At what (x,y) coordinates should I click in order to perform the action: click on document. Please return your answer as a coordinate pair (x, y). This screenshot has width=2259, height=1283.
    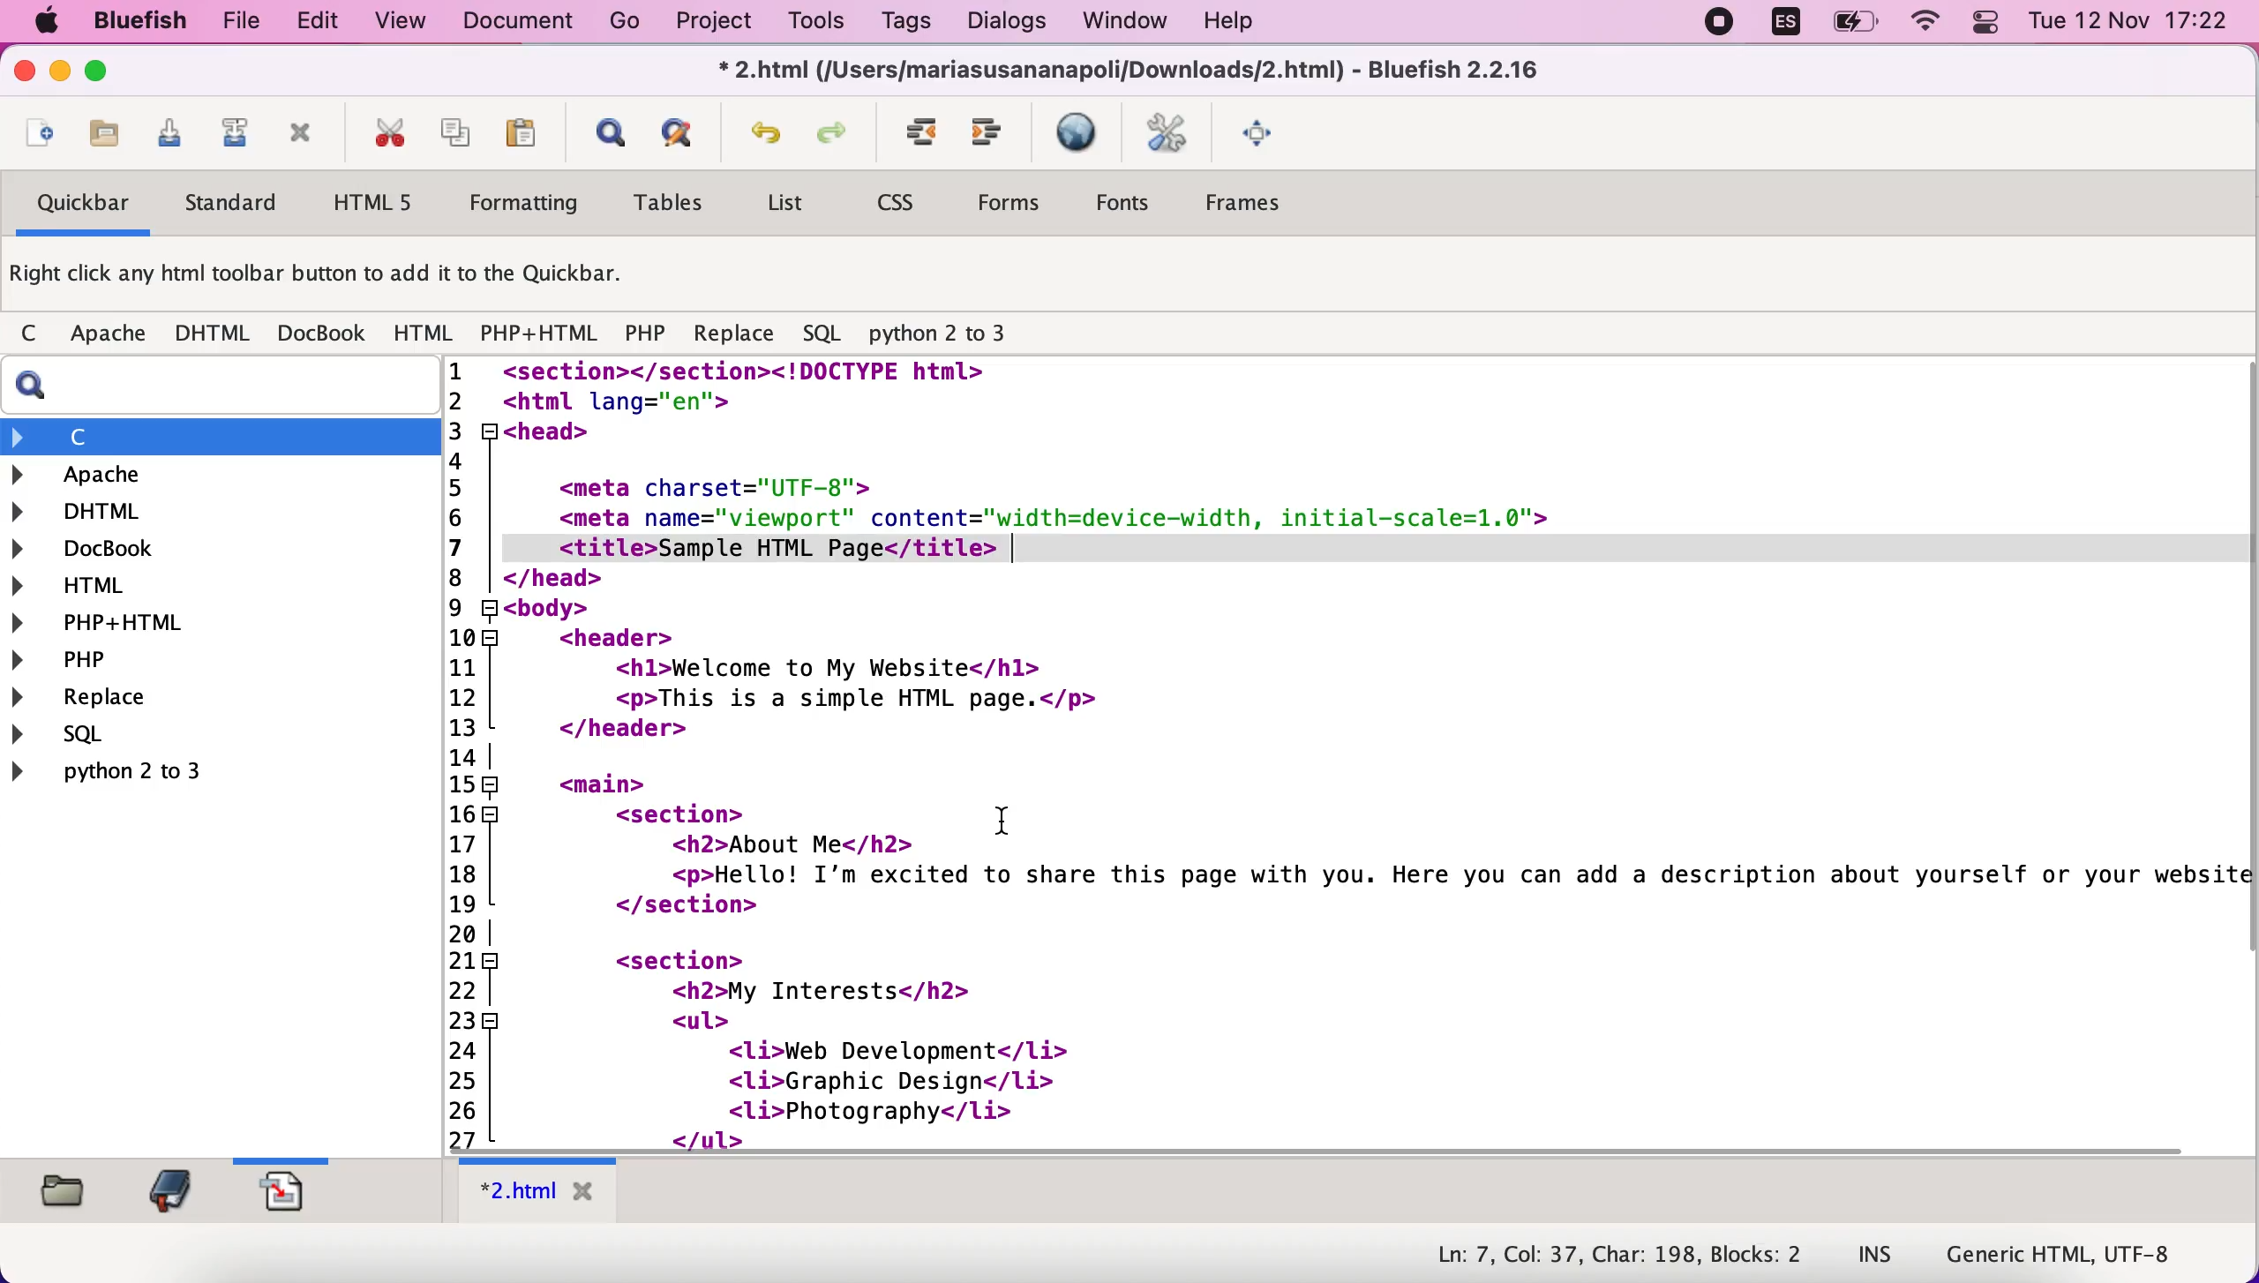
    Looking at the image, I should click on (520, 24).